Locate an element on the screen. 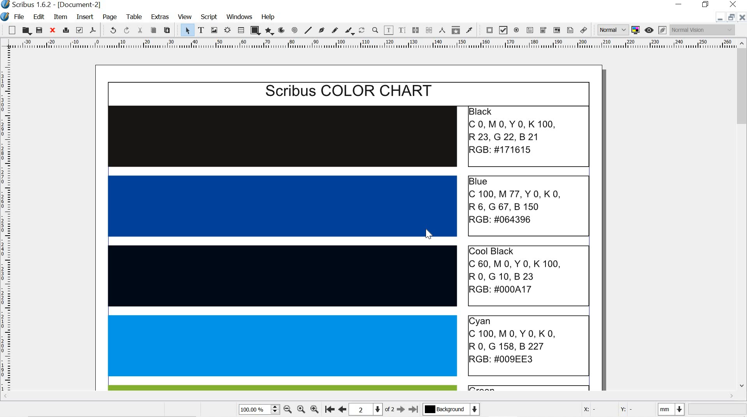  freehand line is located at coordinates (334, 30).